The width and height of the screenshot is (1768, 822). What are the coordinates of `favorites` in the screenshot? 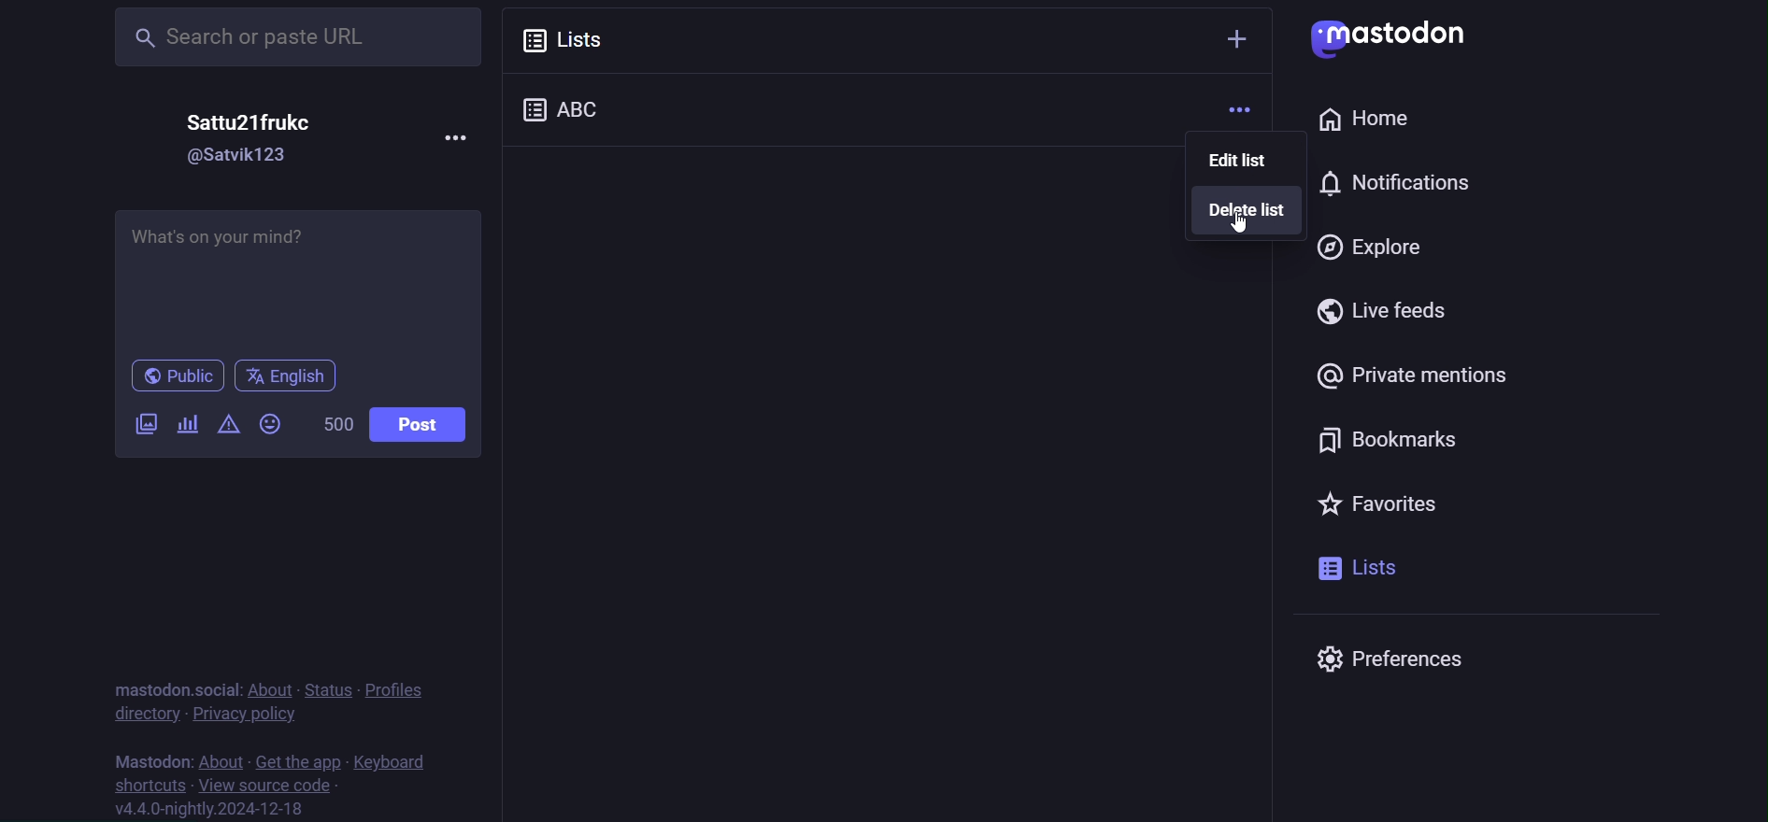 It's located at (1375, 501).